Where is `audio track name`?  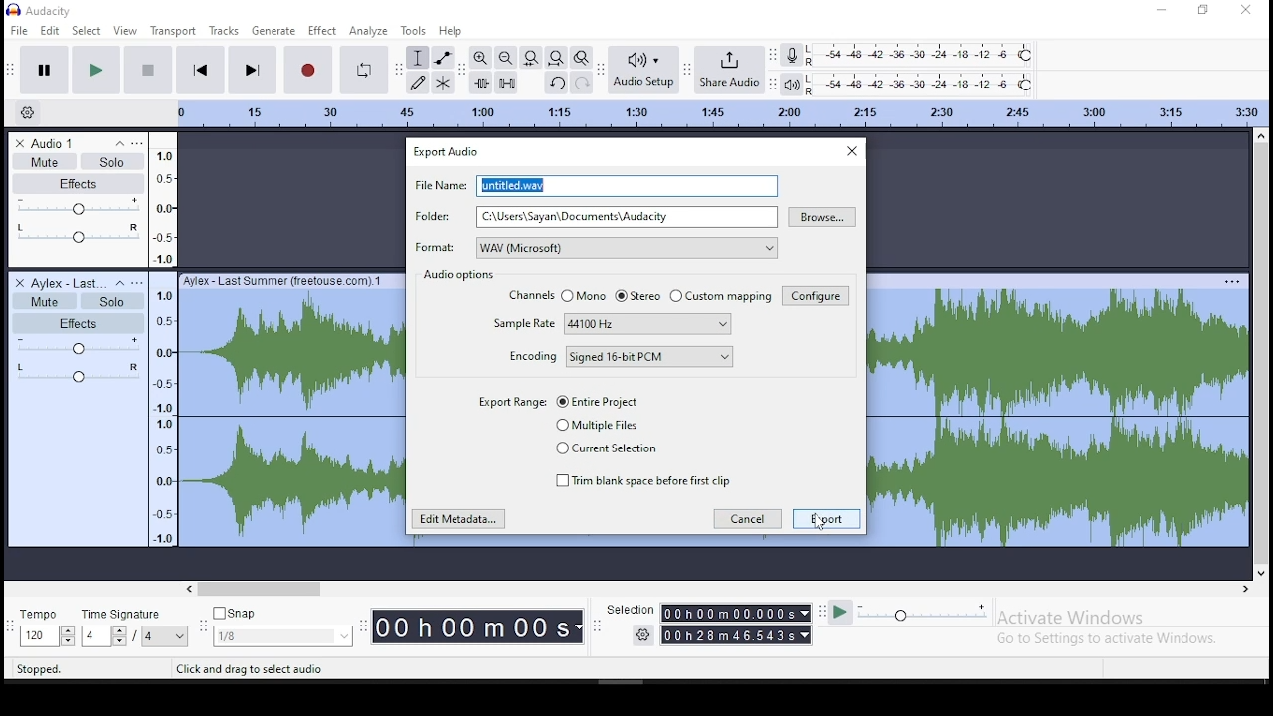
audio track name is located at coordinates (70, 143).